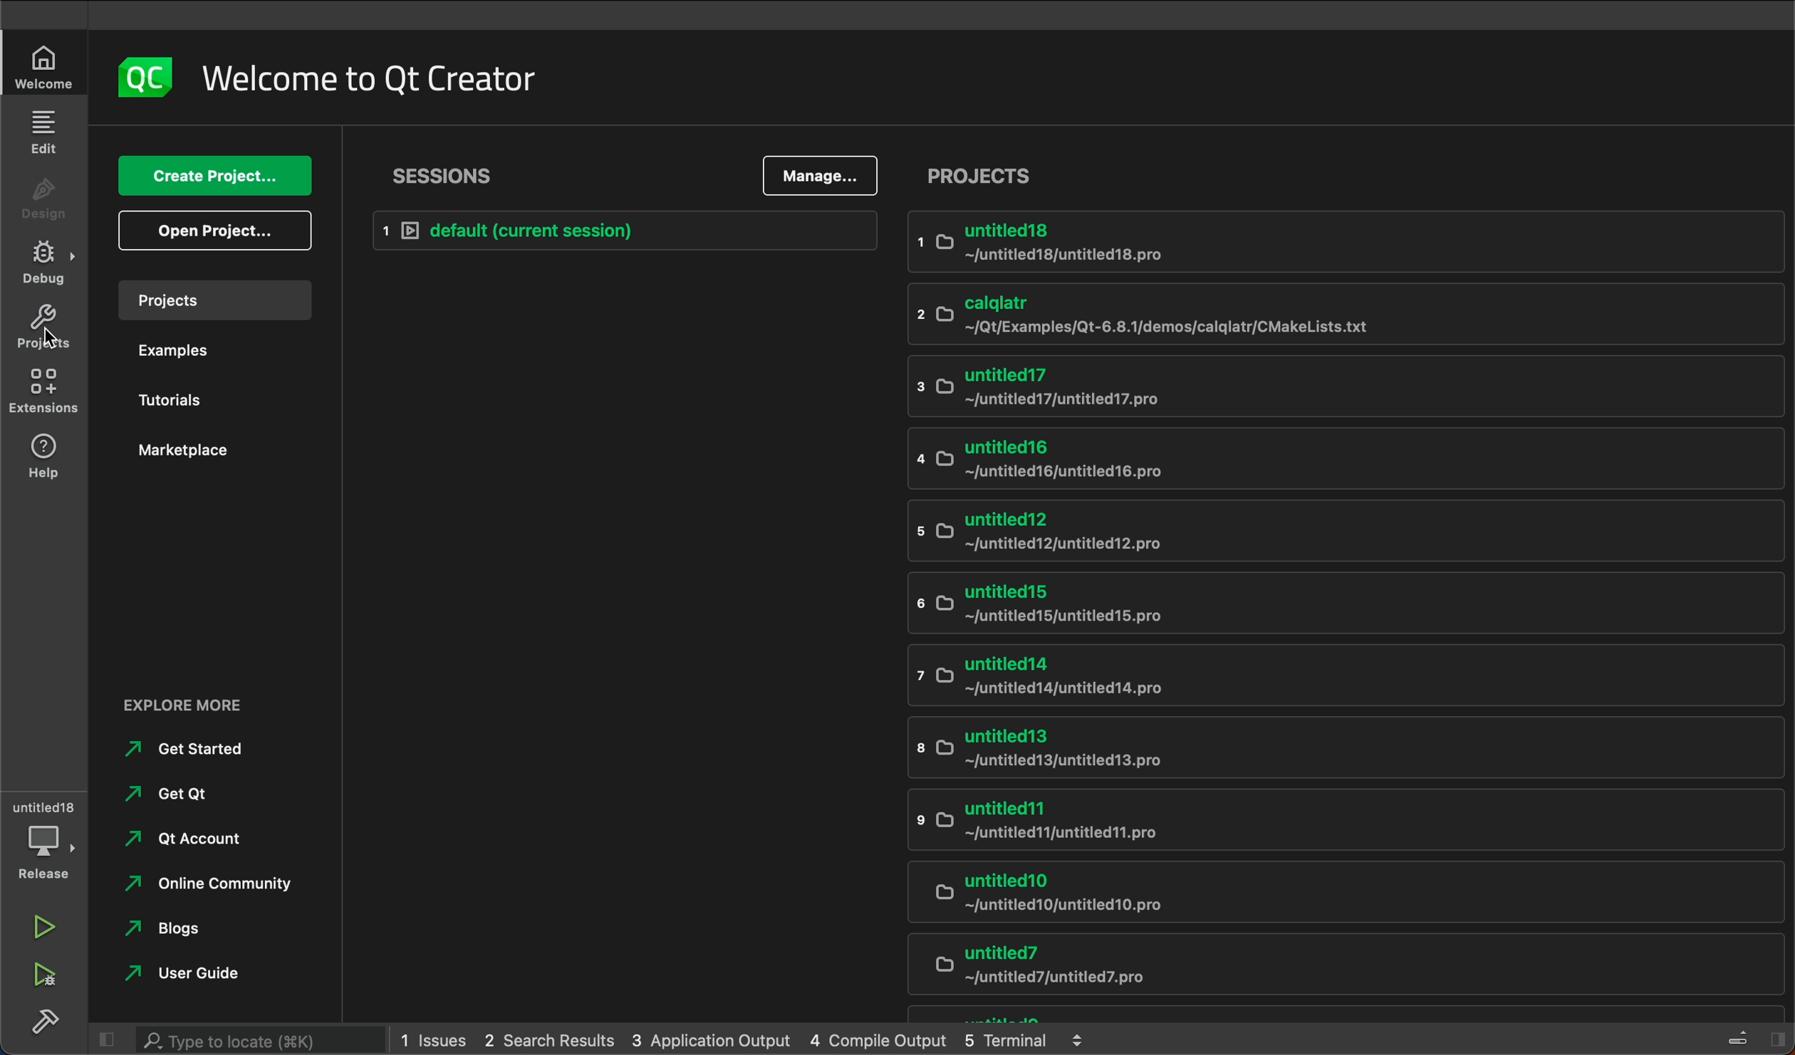 This screenshot has width=1795, height=1055. Describe the element at coordinates (1334, 814) in the screenshot. I see `untitled11` at that location.